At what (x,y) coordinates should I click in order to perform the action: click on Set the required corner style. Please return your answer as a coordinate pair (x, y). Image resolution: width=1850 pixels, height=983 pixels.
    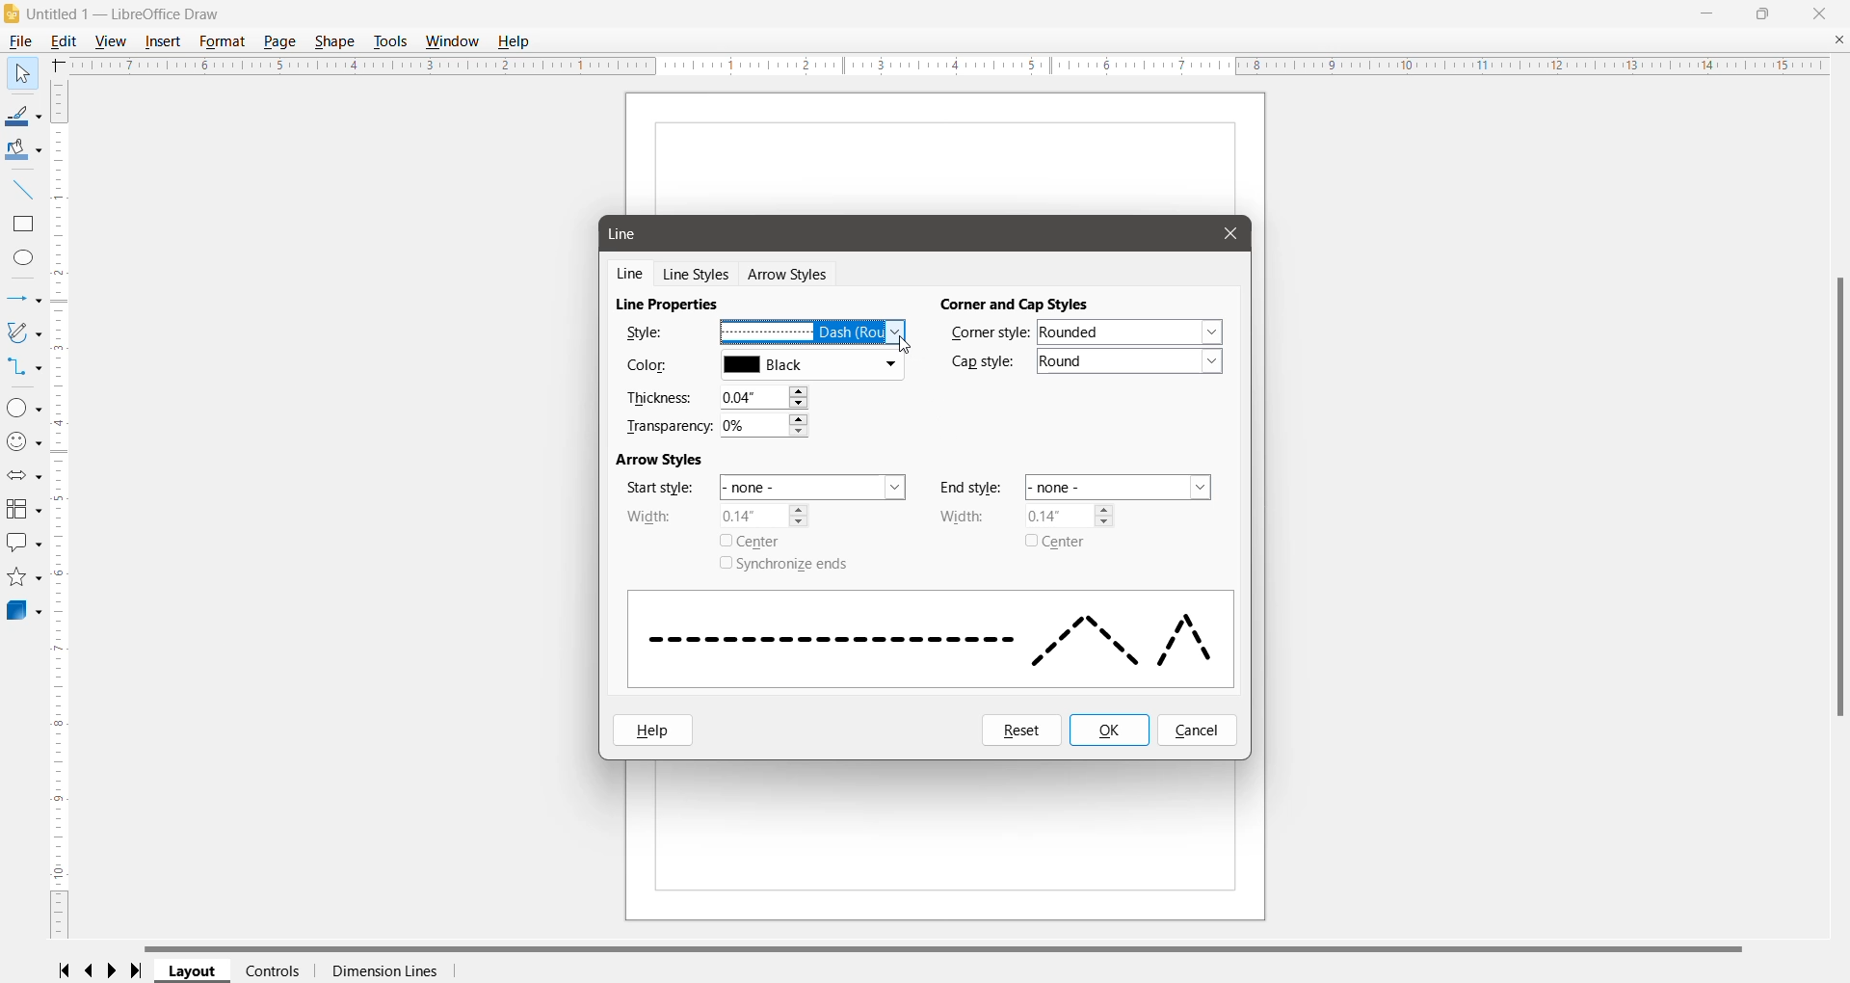
    Looking at the image, I should click on (1129, 333).